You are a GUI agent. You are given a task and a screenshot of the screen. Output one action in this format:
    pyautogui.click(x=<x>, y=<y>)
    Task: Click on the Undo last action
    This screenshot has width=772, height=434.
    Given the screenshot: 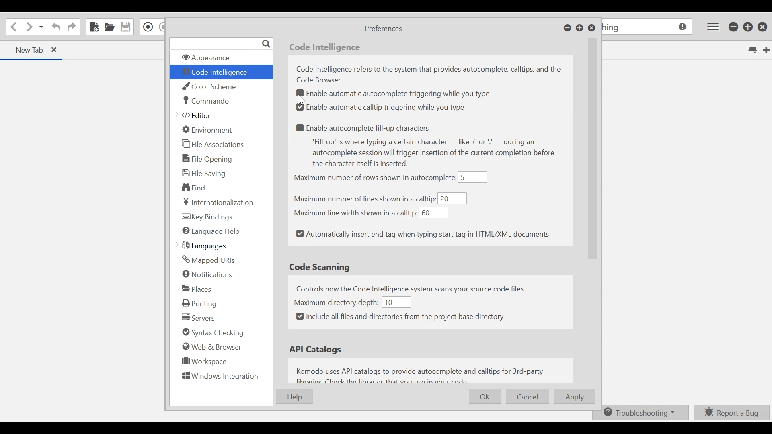 What is the action you would take?
    pyautogui.click(x=55, y=28)
    